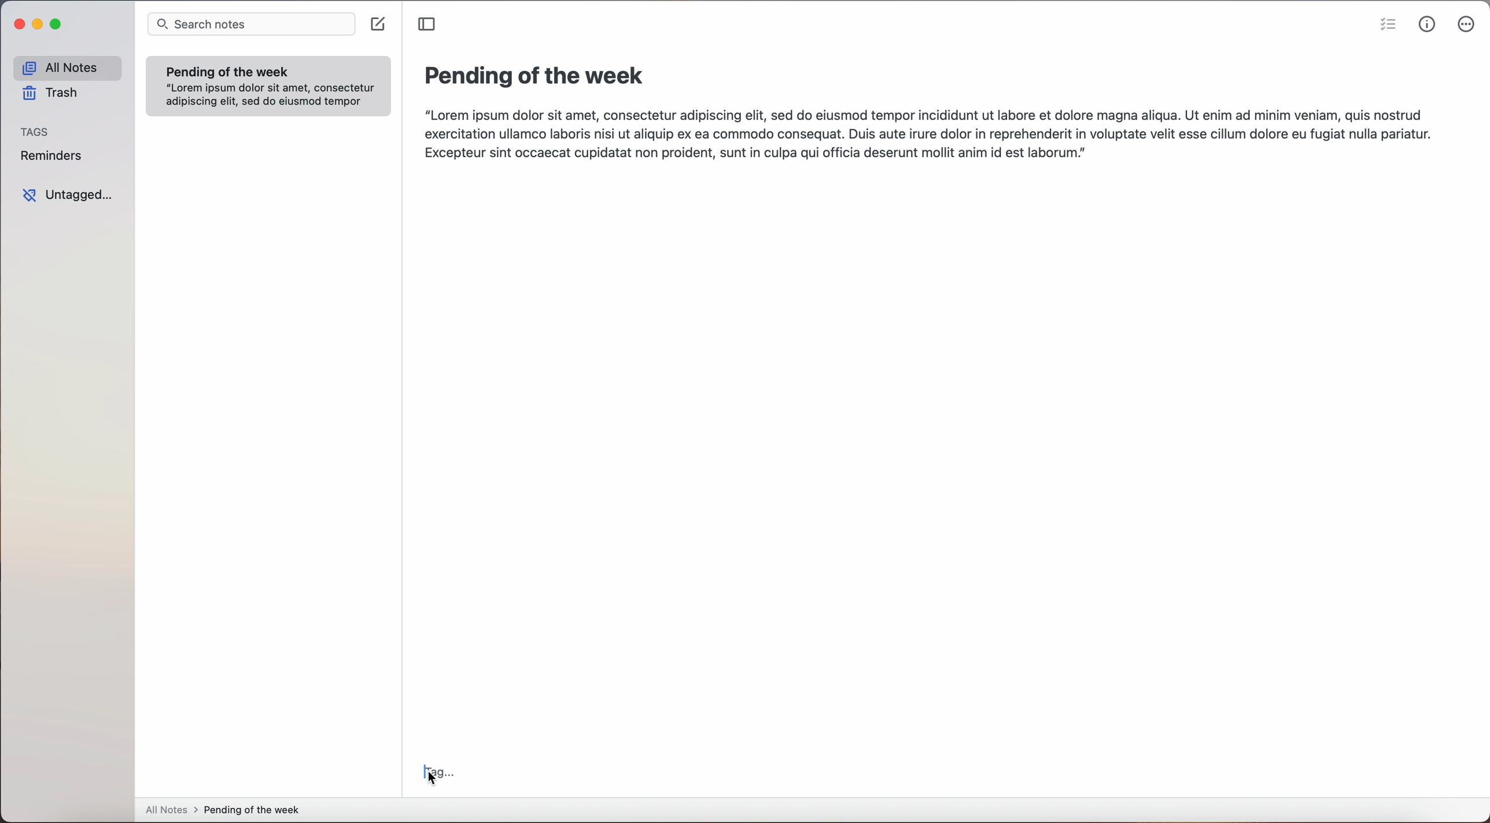 Image resolution: width=1490 pixels, height=823 pixels. I want to click on untagged, so click(70, 197).